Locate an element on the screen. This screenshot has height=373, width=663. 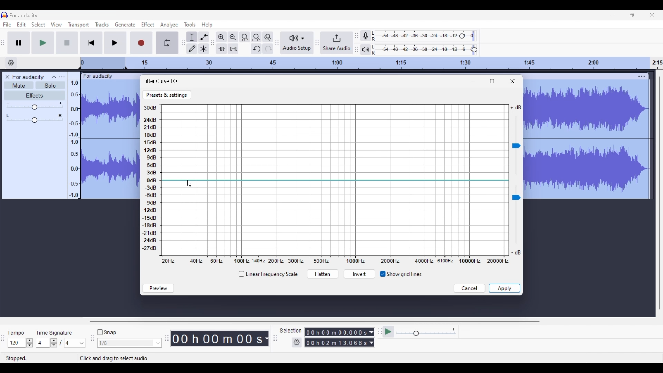
Indicates max. volume is located at coordinates (516, 108).